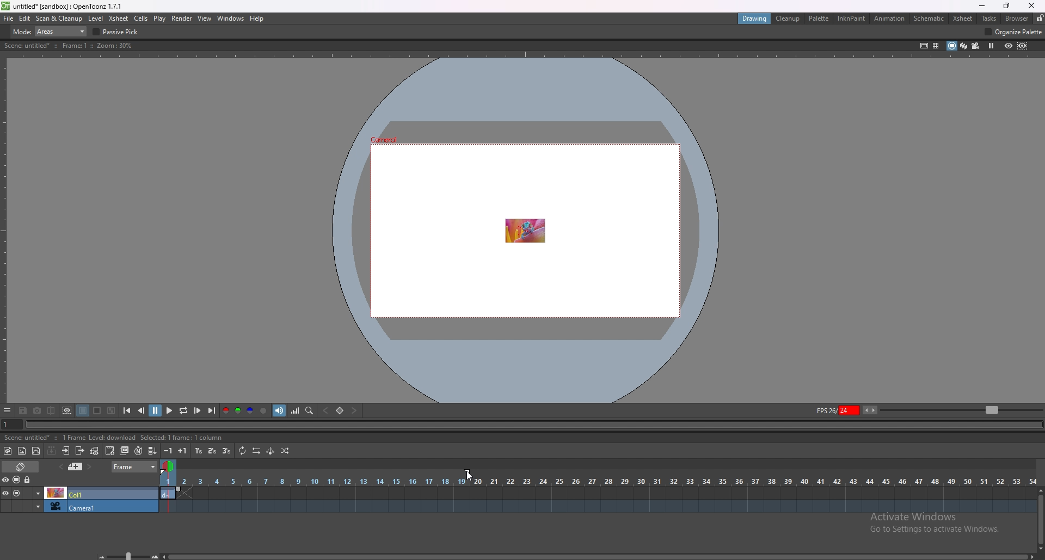  What do you see at coordinates (789, 18) in the screenshot?
I see `cleanup` at bounding box center [789, 18].